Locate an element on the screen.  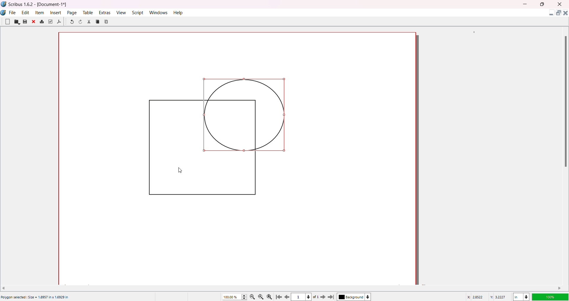
Total Page is located at coordinates (318, 297).